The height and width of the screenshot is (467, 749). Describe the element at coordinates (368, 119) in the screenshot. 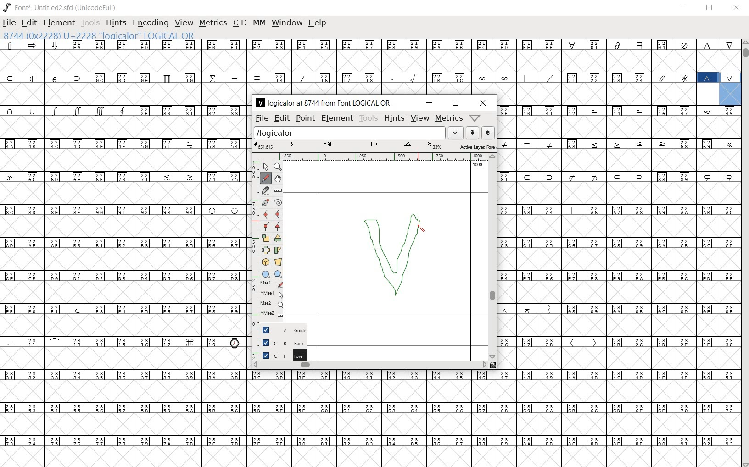

I see `tools` at that location.